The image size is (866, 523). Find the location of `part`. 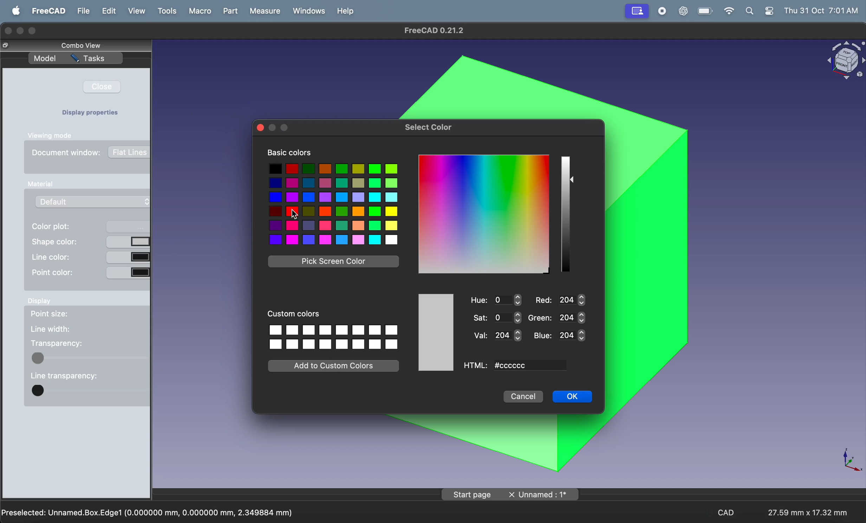

part is located at coordinates (232, 12).